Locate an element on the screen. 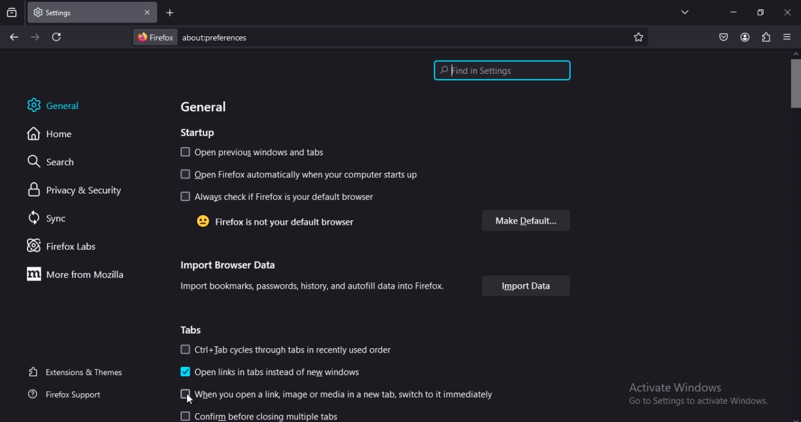  privacy & security is located at coordinates (77, 190).